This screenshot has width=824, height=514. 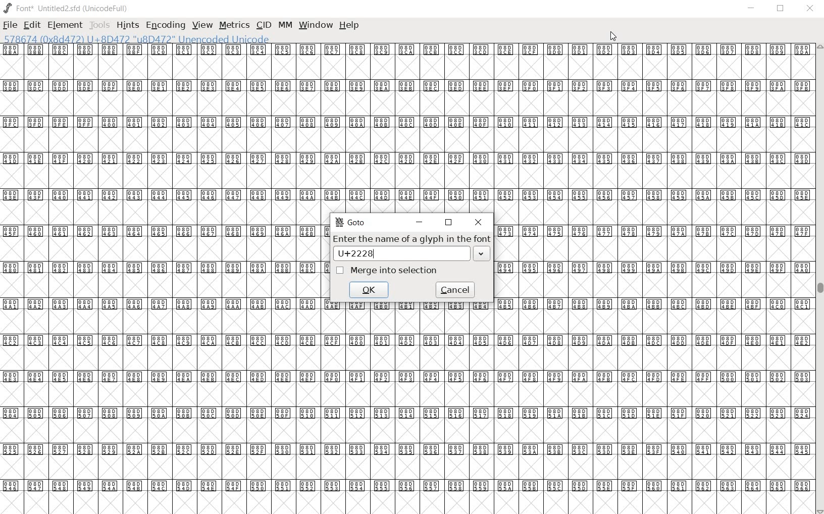 I want to click on close, so click(x=478, y=223).